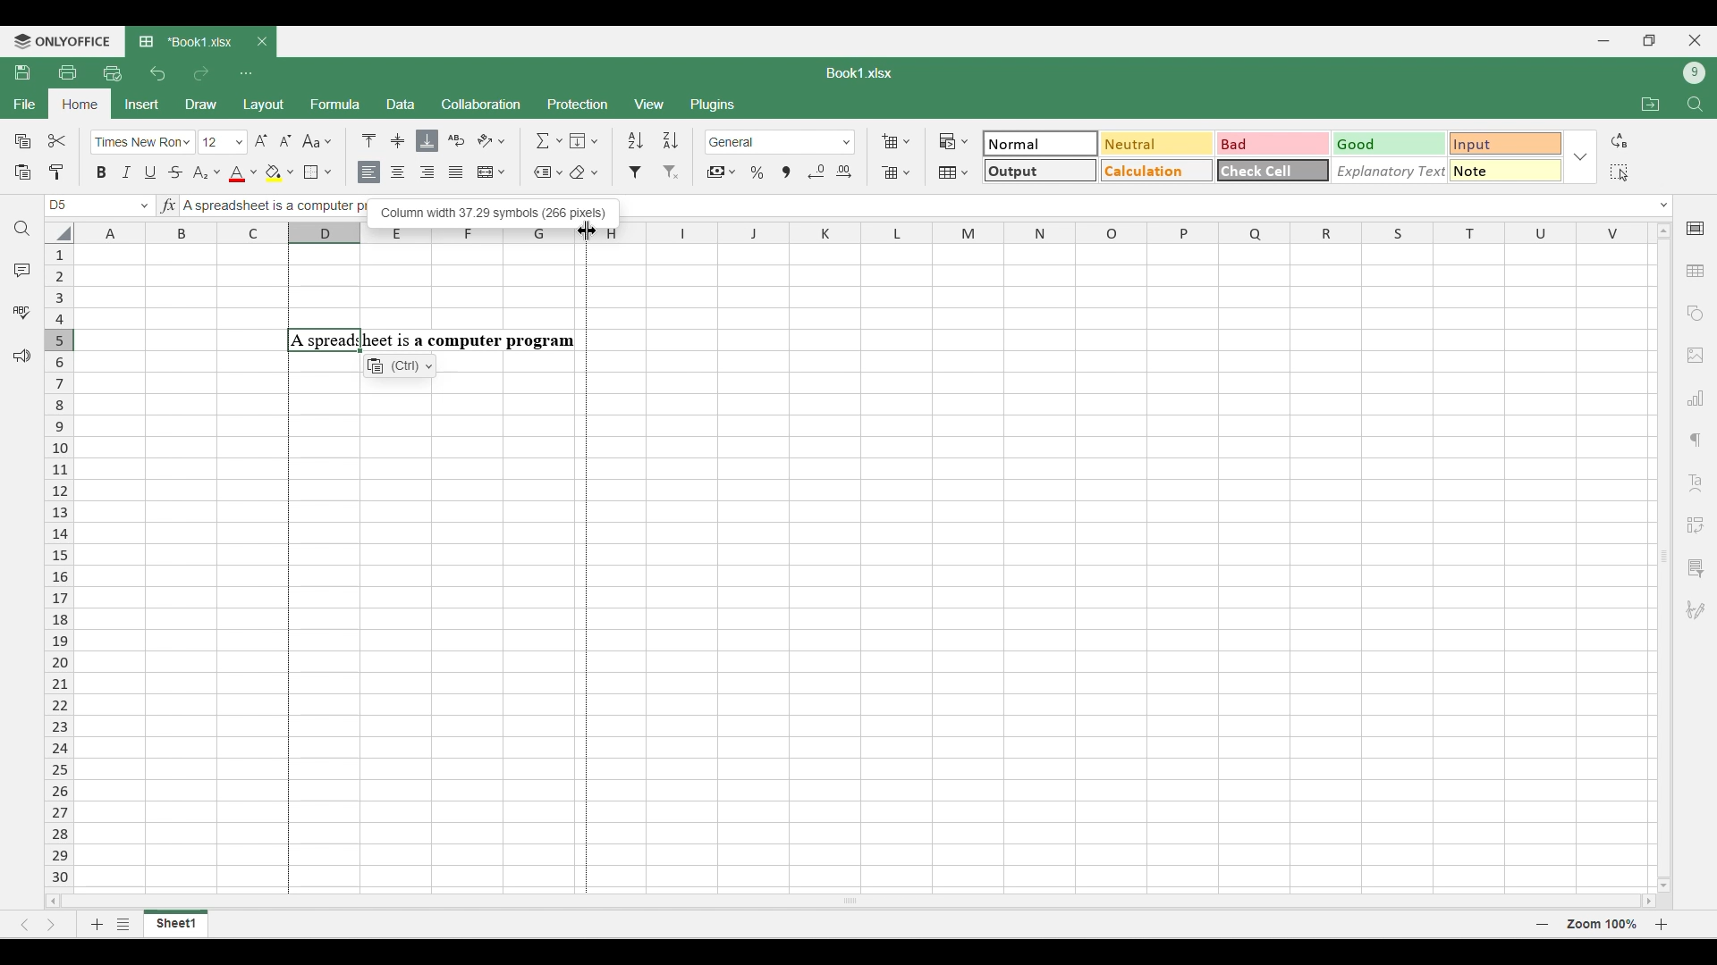 The image size is (1717, 965). Describe the element at coordinates (492, 140) in the screenshot. I see `Orientation options` at that location.